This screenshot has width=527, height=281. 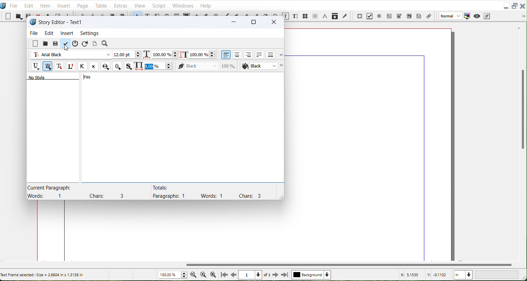 What do you see at coordinates (55, 44) in the screenshot?
I see `Save from file` at bounding box center [55, 44].